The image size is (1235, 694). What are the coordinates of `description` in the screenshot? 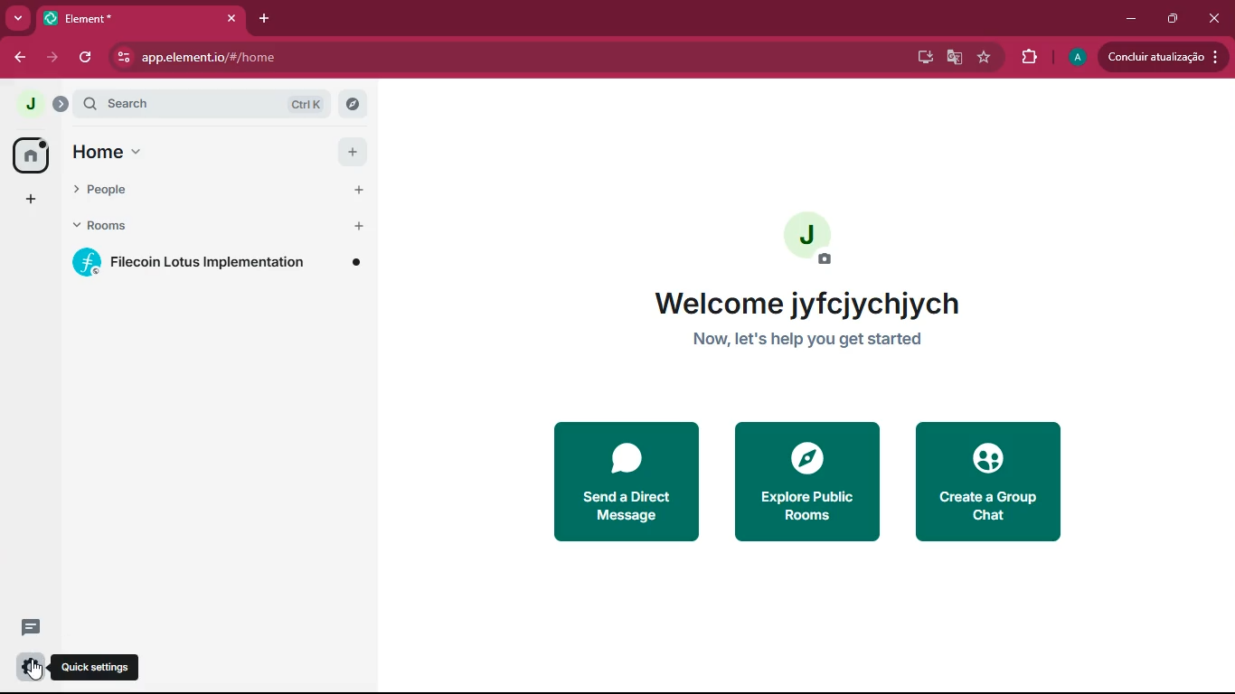 It's located at (825, 340).